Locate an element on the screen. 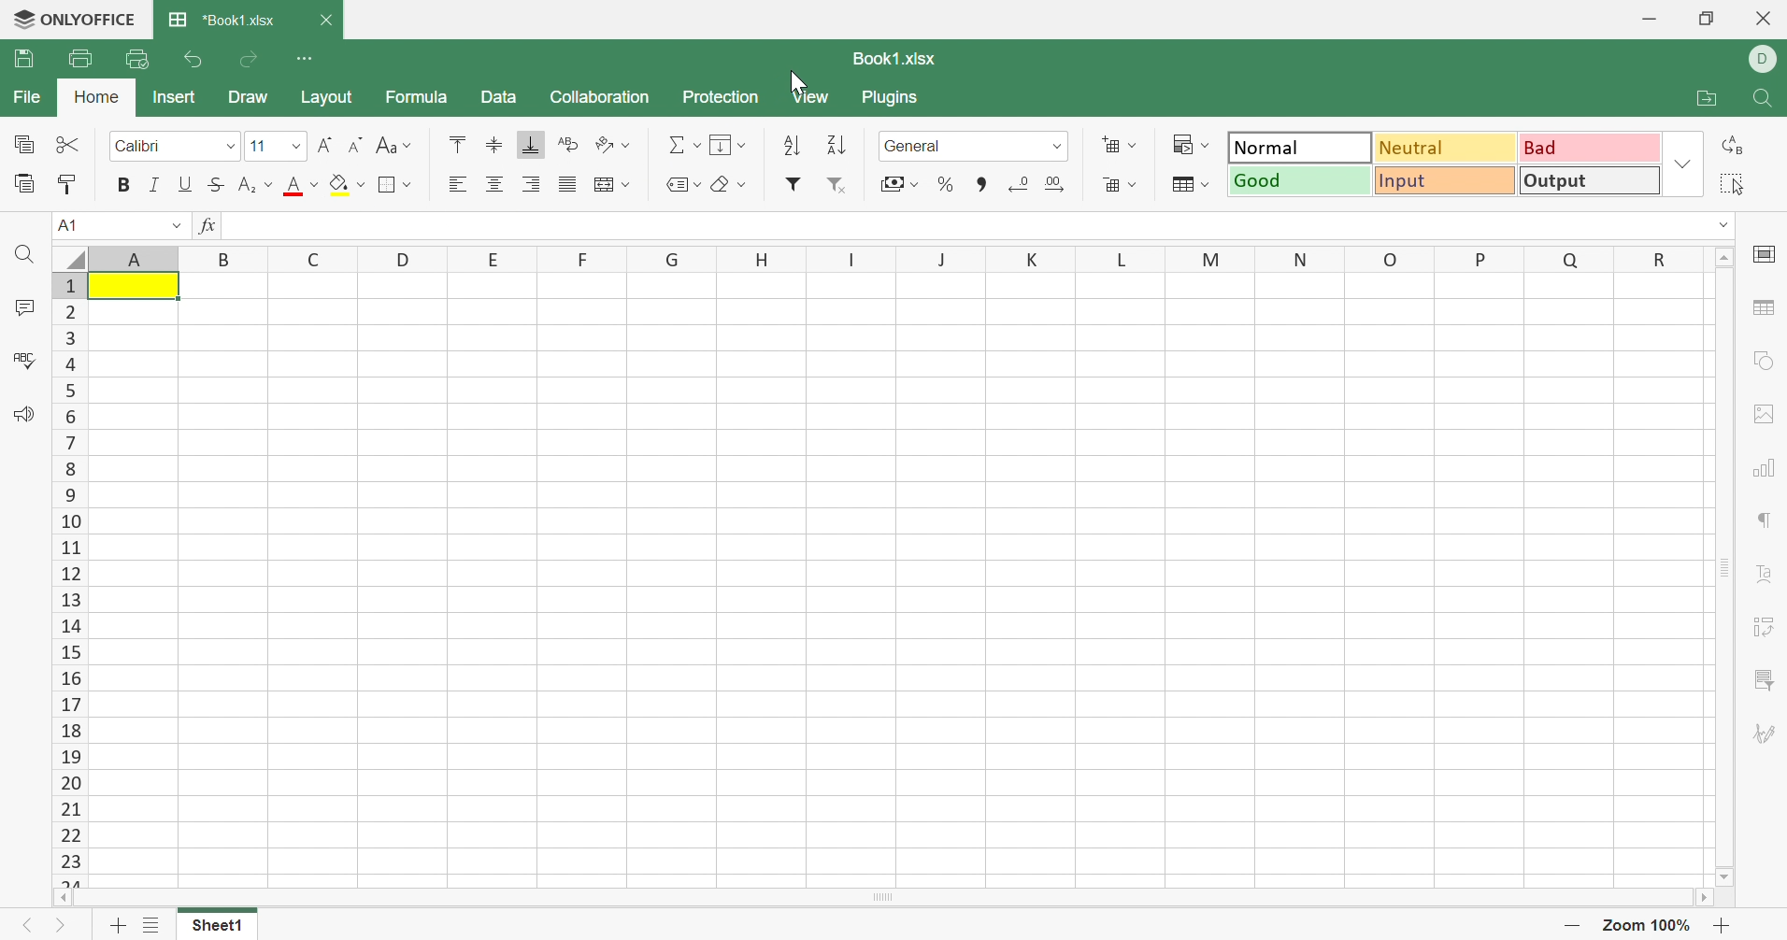 The width and height of the screenshot is (1787, 940). Insert filter is located at coordinates (796, 183).